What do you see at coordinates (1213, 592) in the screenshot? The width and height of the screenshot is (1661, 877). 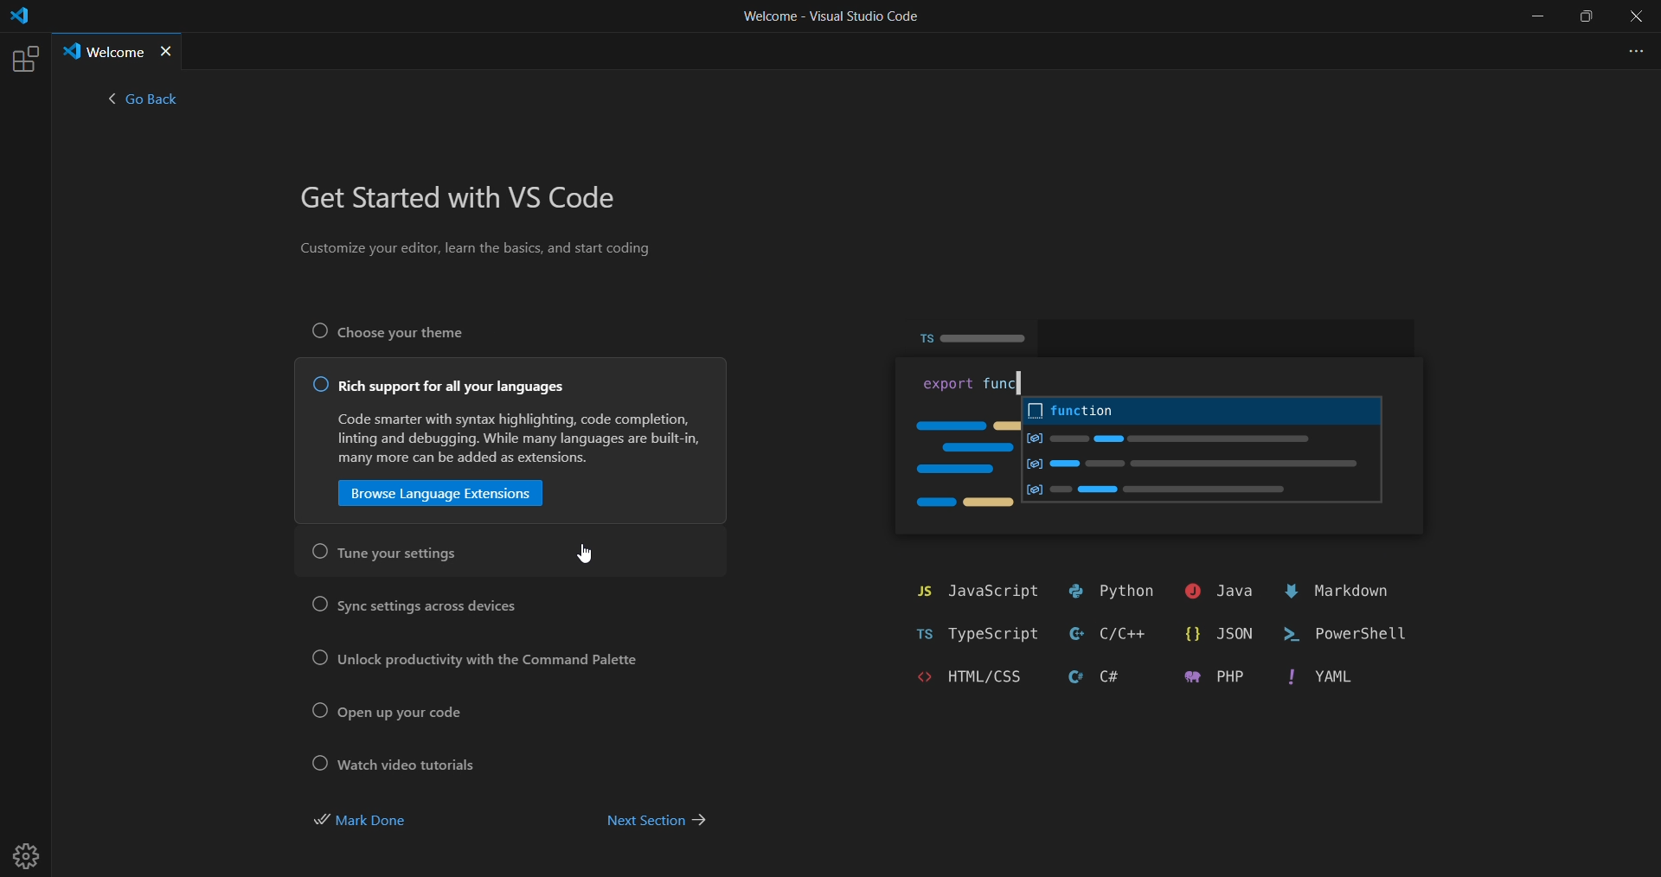 I see `Java` at bounding box center [1213, 592].